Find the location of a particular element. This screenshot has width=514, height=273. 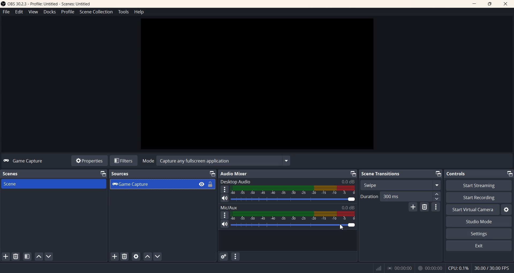

Text is located at coordinates (442, 268).